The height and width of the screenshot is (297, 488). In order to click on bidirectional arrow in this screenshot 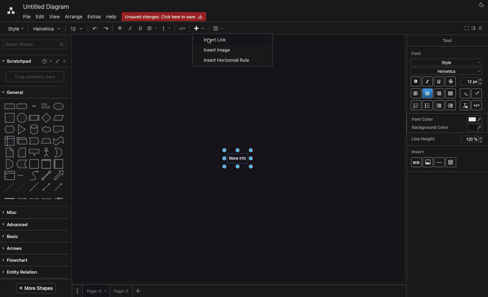, I will do `click(46, 176)`.